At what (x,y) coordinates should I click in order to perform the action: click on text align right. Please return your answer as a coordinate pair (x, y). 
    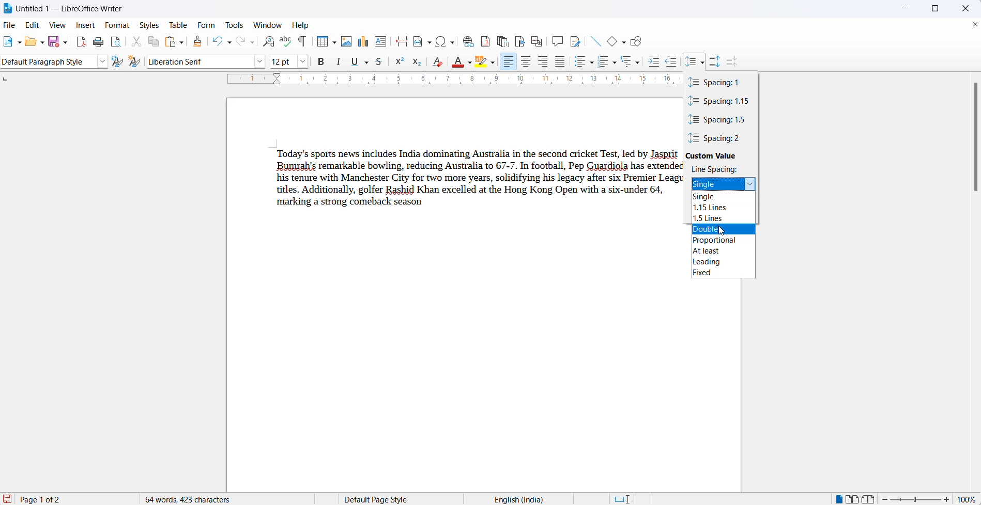
    Looking at the image, I should click on (543, 62).